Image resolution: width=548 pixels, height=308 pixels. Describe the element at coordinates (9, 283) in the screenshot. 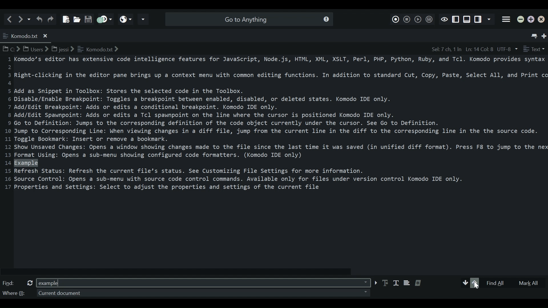

I see `Find` at that location.